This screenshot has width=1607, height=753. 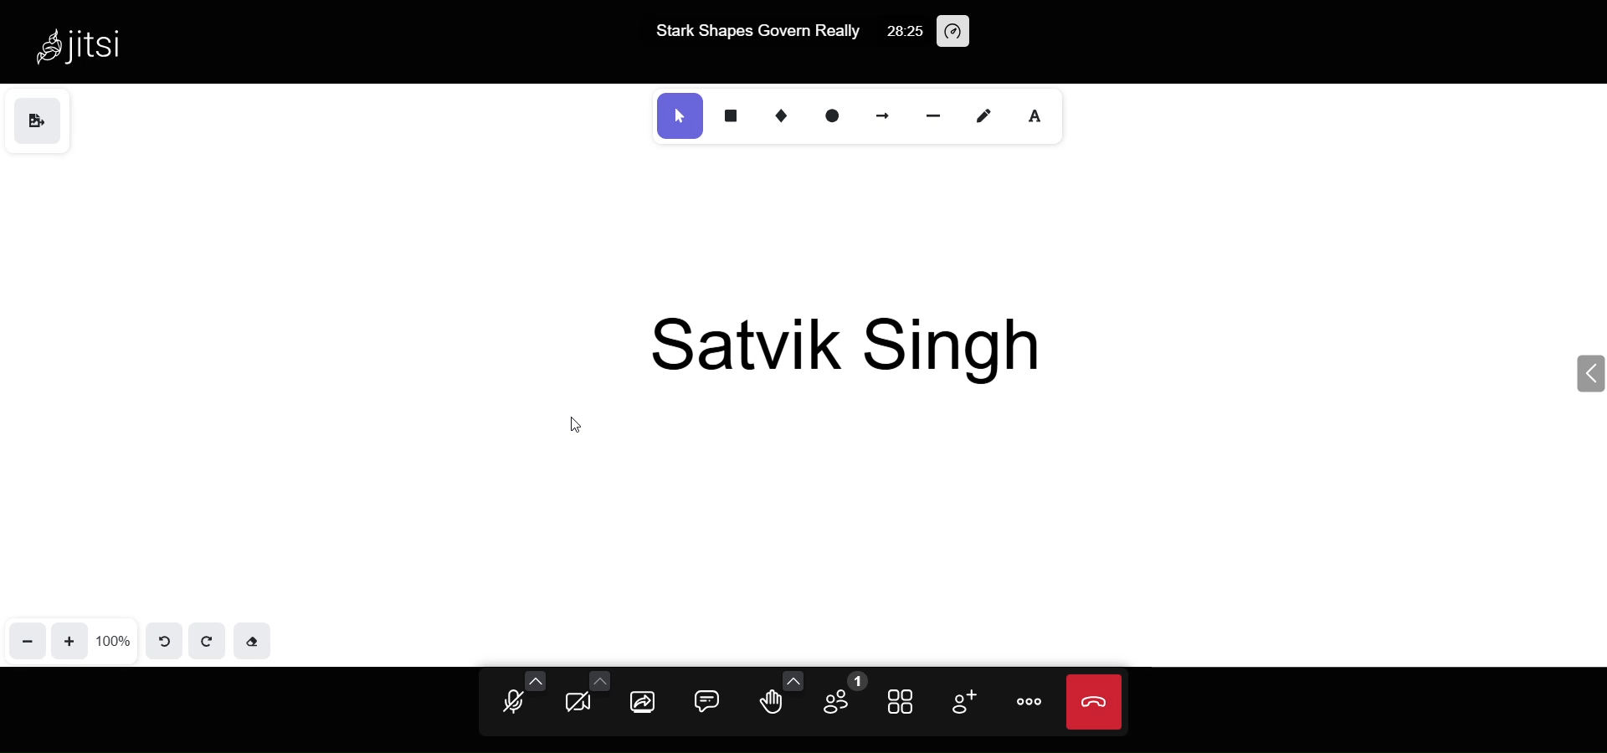 What do you see at coordinates (842, 695) in the screenshot?
I see `participant` at bounding box center [842, 695].